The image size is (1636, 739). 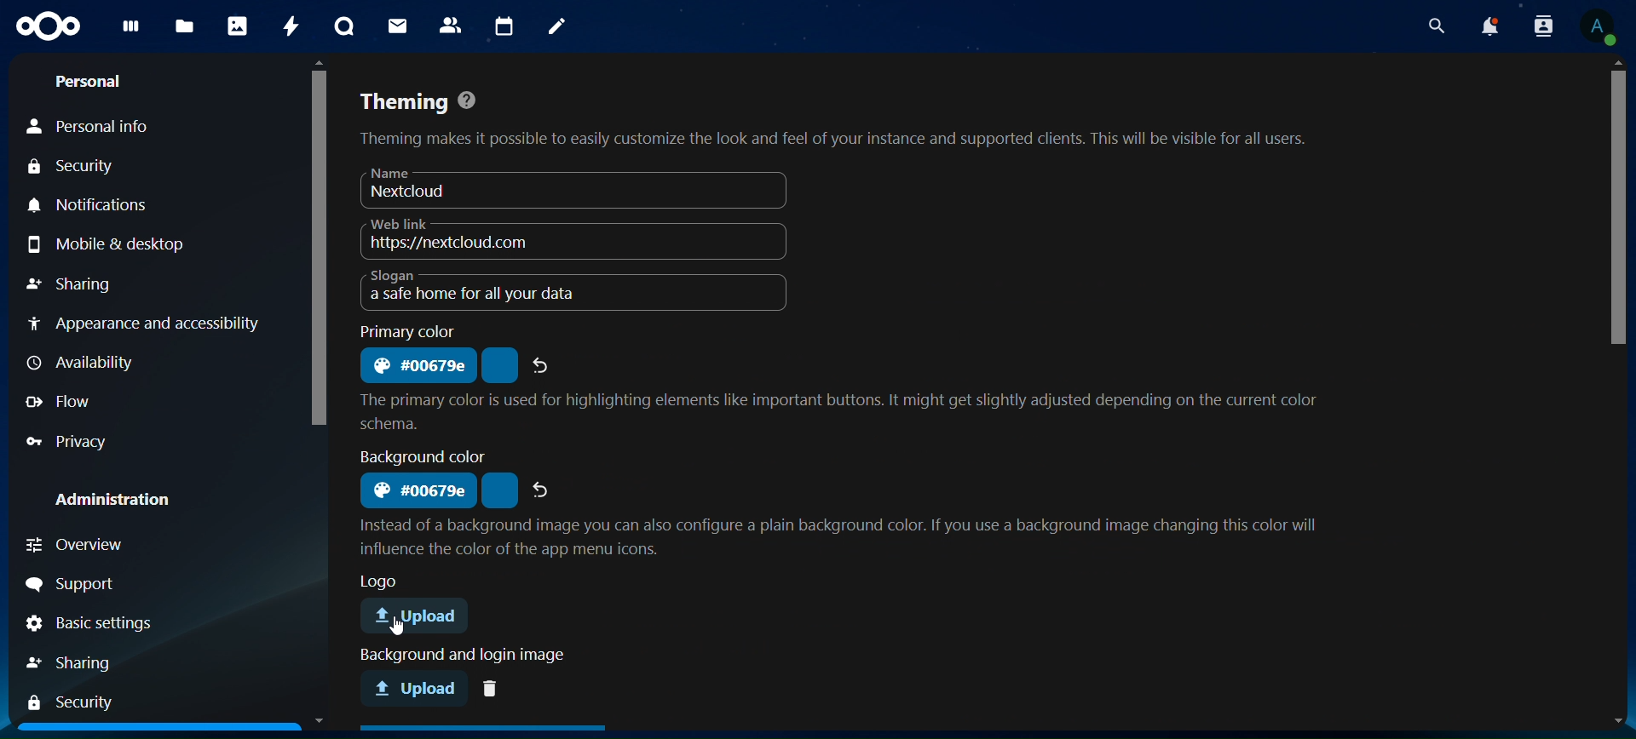 What do you see at coordinates (72, 439) in the screenshot?
I see `privacy` at bounding box center [72, 439].